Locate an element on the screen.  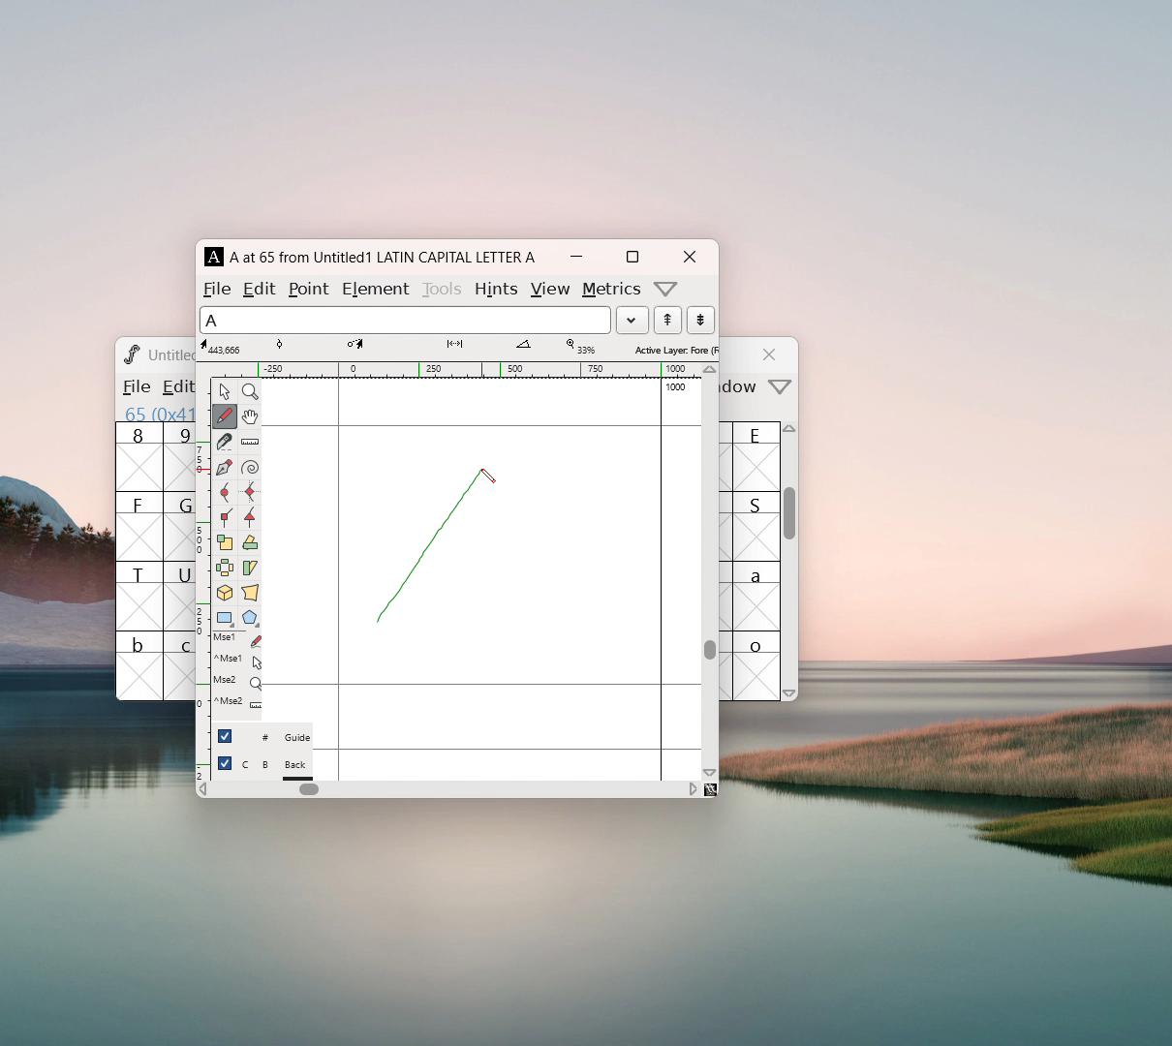
show the previous word in the wordlist is located at coordinates (700, 320).